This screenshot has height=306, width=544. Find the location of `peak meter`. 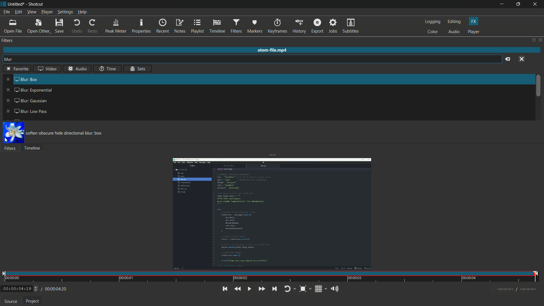

peak meter is located at coordinates (115, 27).